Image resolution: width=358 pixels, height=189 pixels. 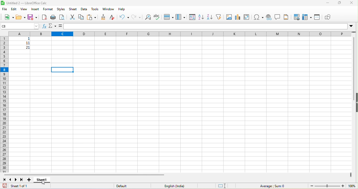 What do you see at coordinates (84, 9) in the screenshot?
I see `data` at bounding box center [84, 9].